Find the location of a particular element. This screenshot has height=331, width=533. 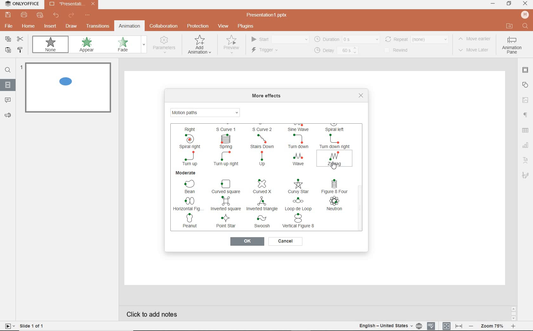

profile is located at coordinates (524, 15).